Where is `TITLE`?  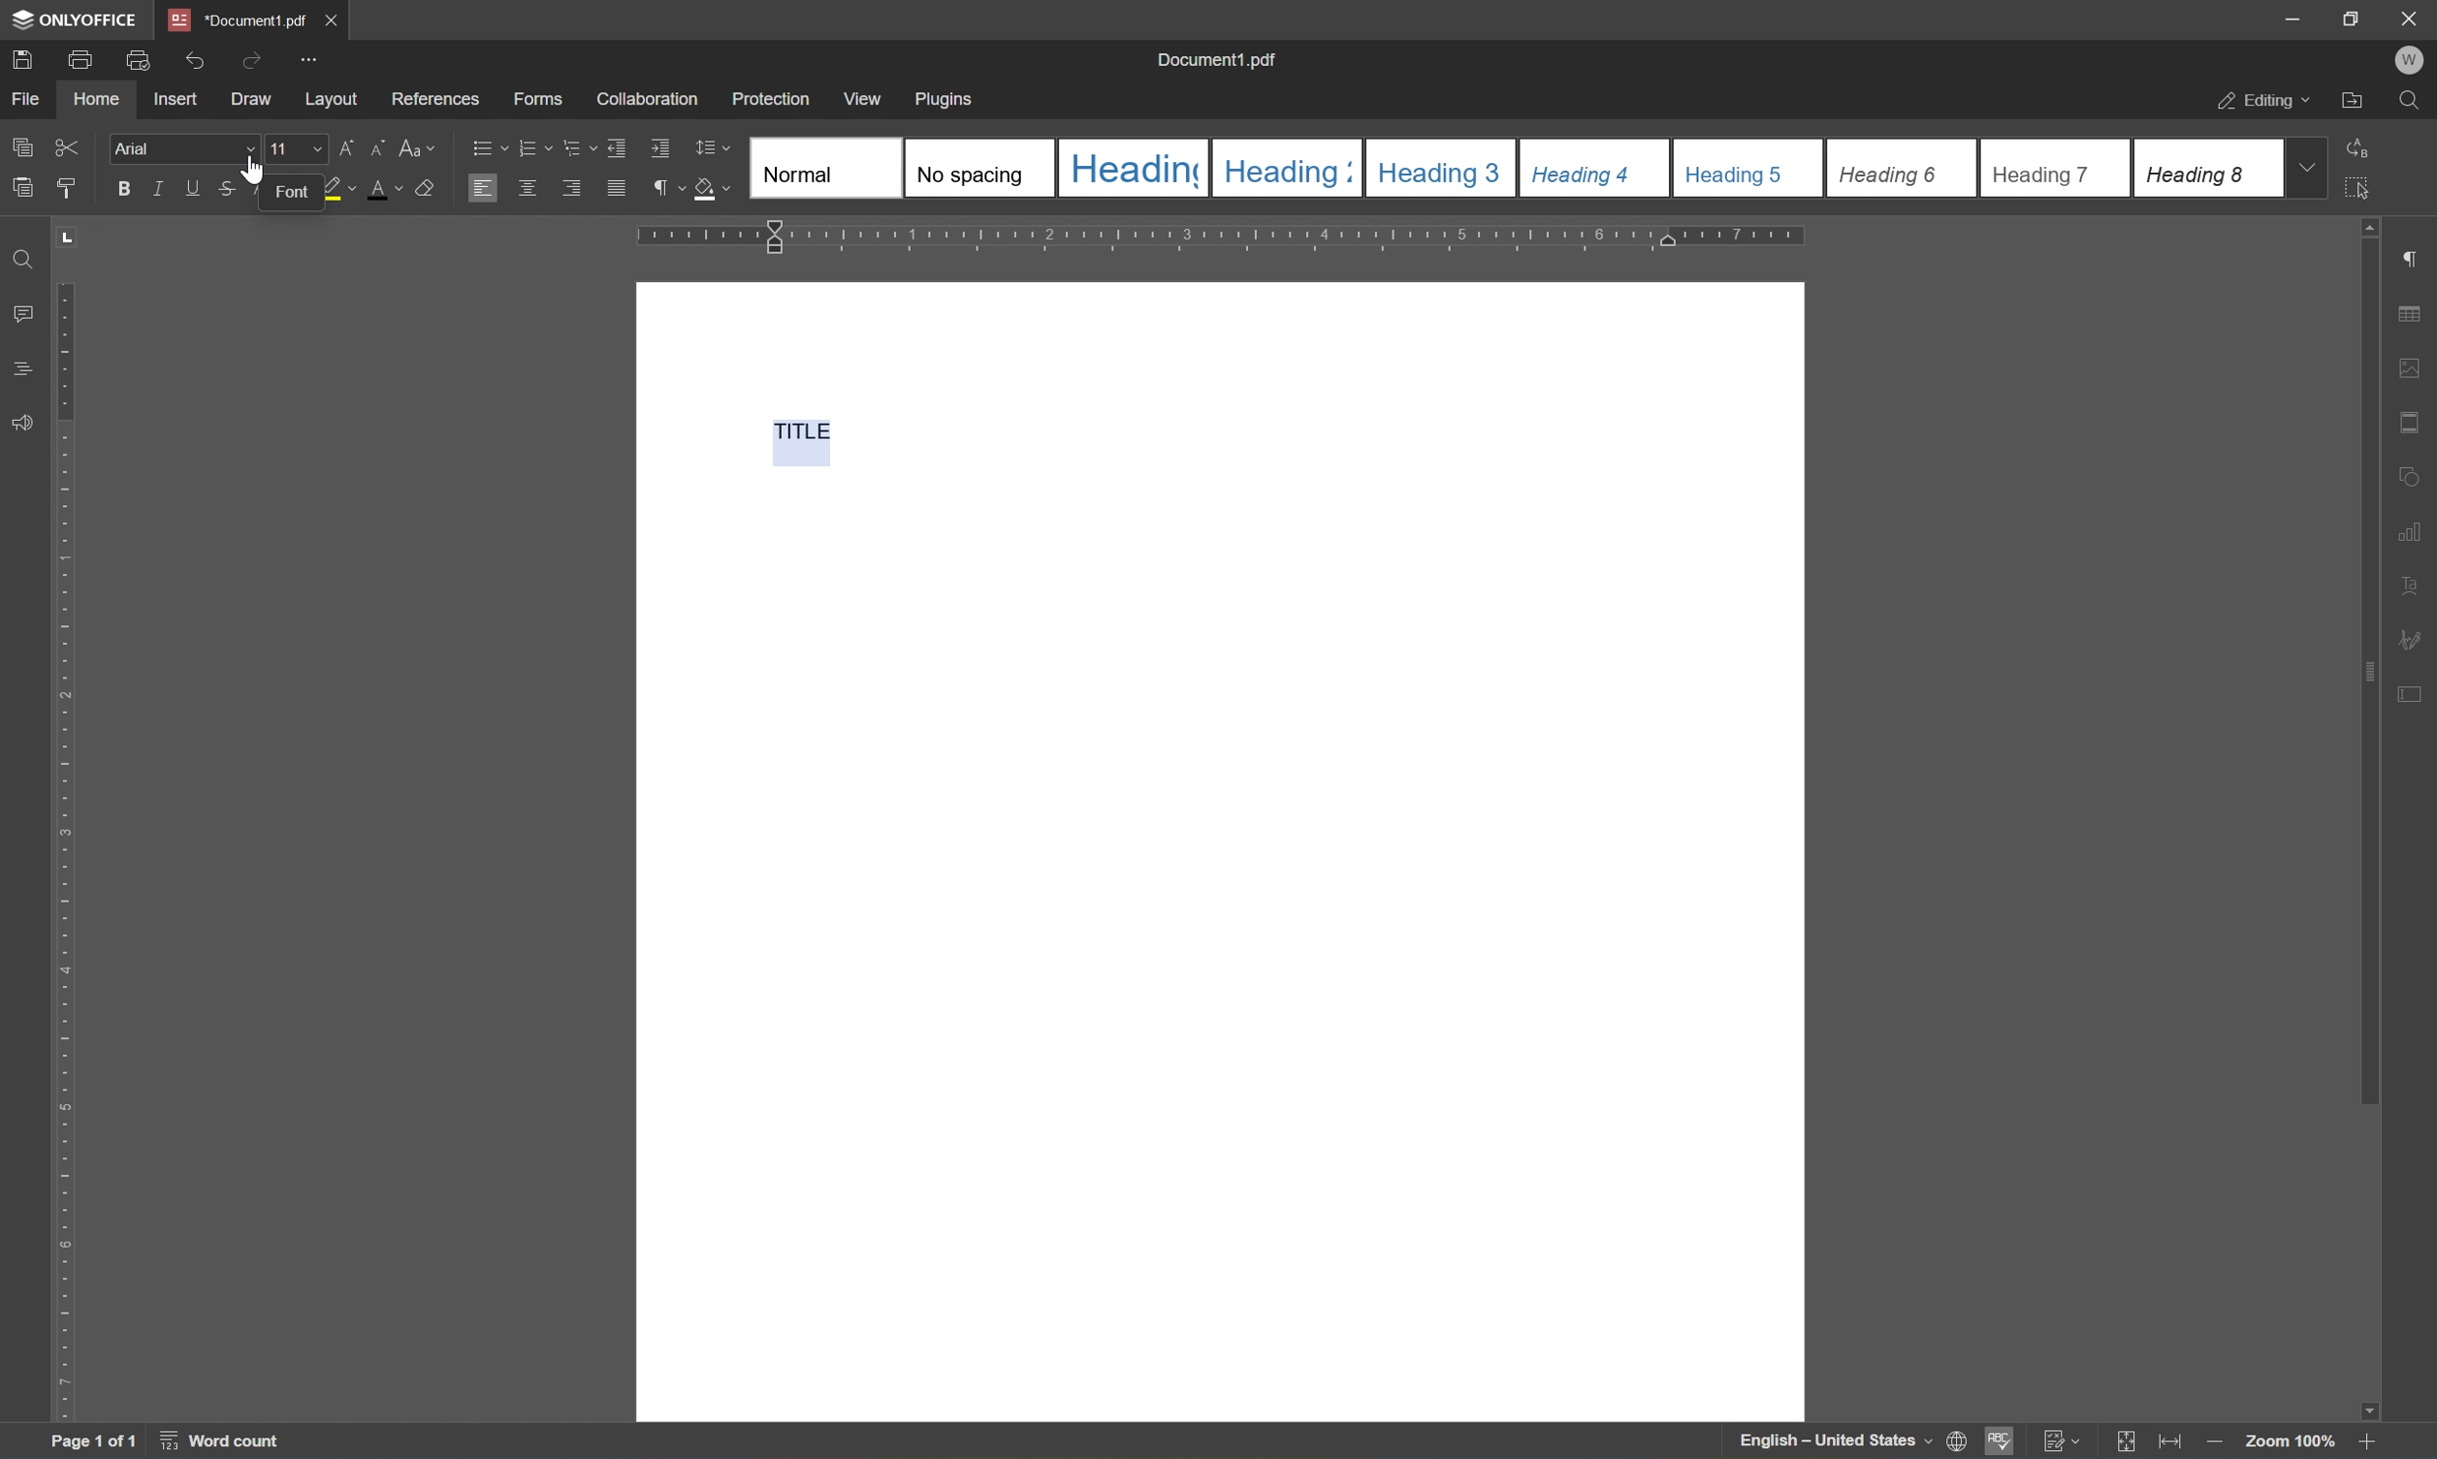 TITLE is located at coordinates (796, 436).